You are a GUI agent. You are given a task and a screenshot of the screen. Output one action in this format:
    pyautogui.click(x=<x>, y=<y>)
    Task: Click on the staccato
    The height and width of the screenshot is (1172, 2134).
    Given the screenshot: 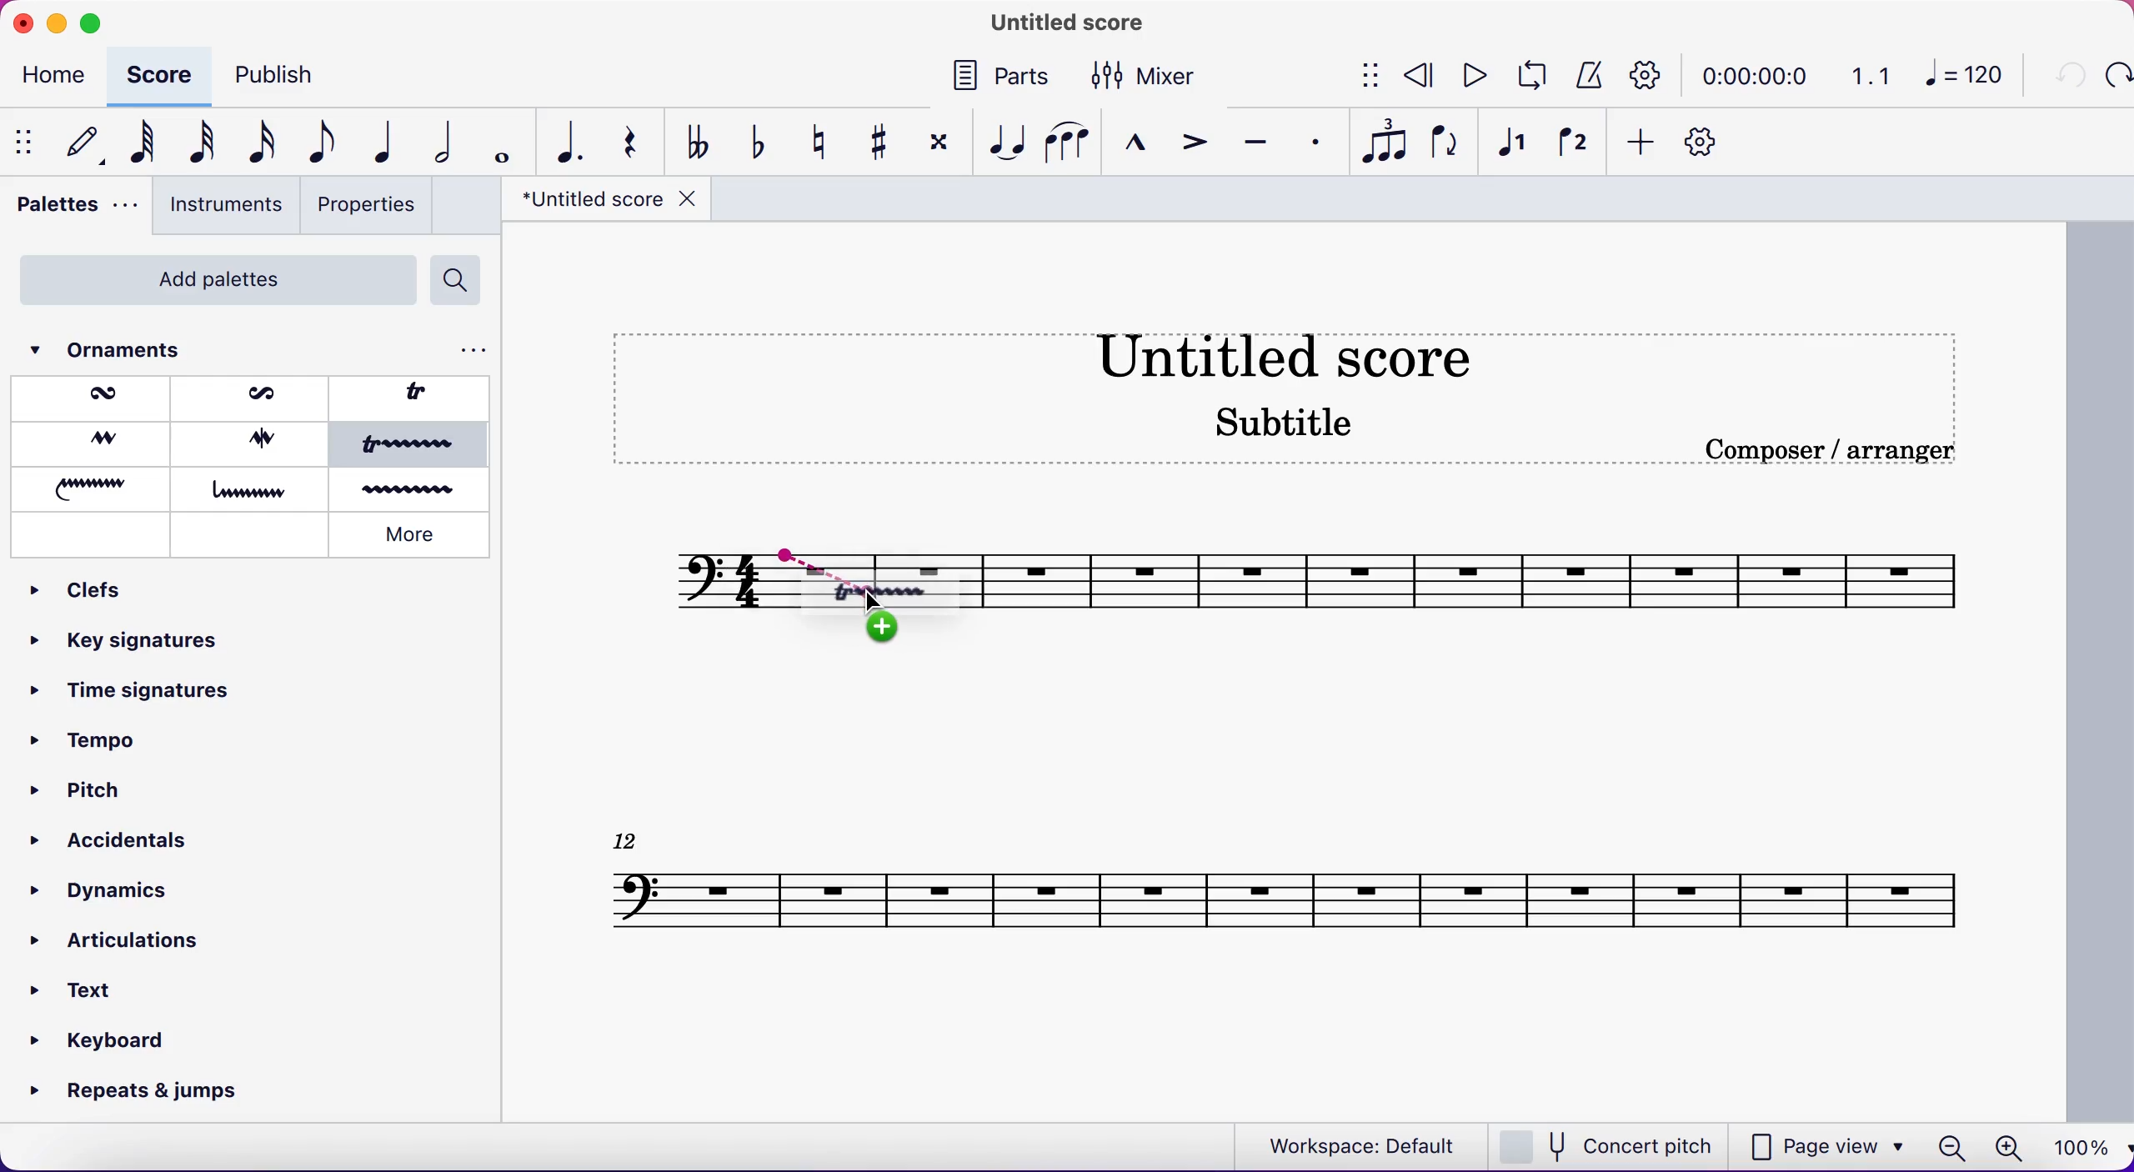 What is the action you would take?
    pyautogui.click(x=1311, y=141)
    